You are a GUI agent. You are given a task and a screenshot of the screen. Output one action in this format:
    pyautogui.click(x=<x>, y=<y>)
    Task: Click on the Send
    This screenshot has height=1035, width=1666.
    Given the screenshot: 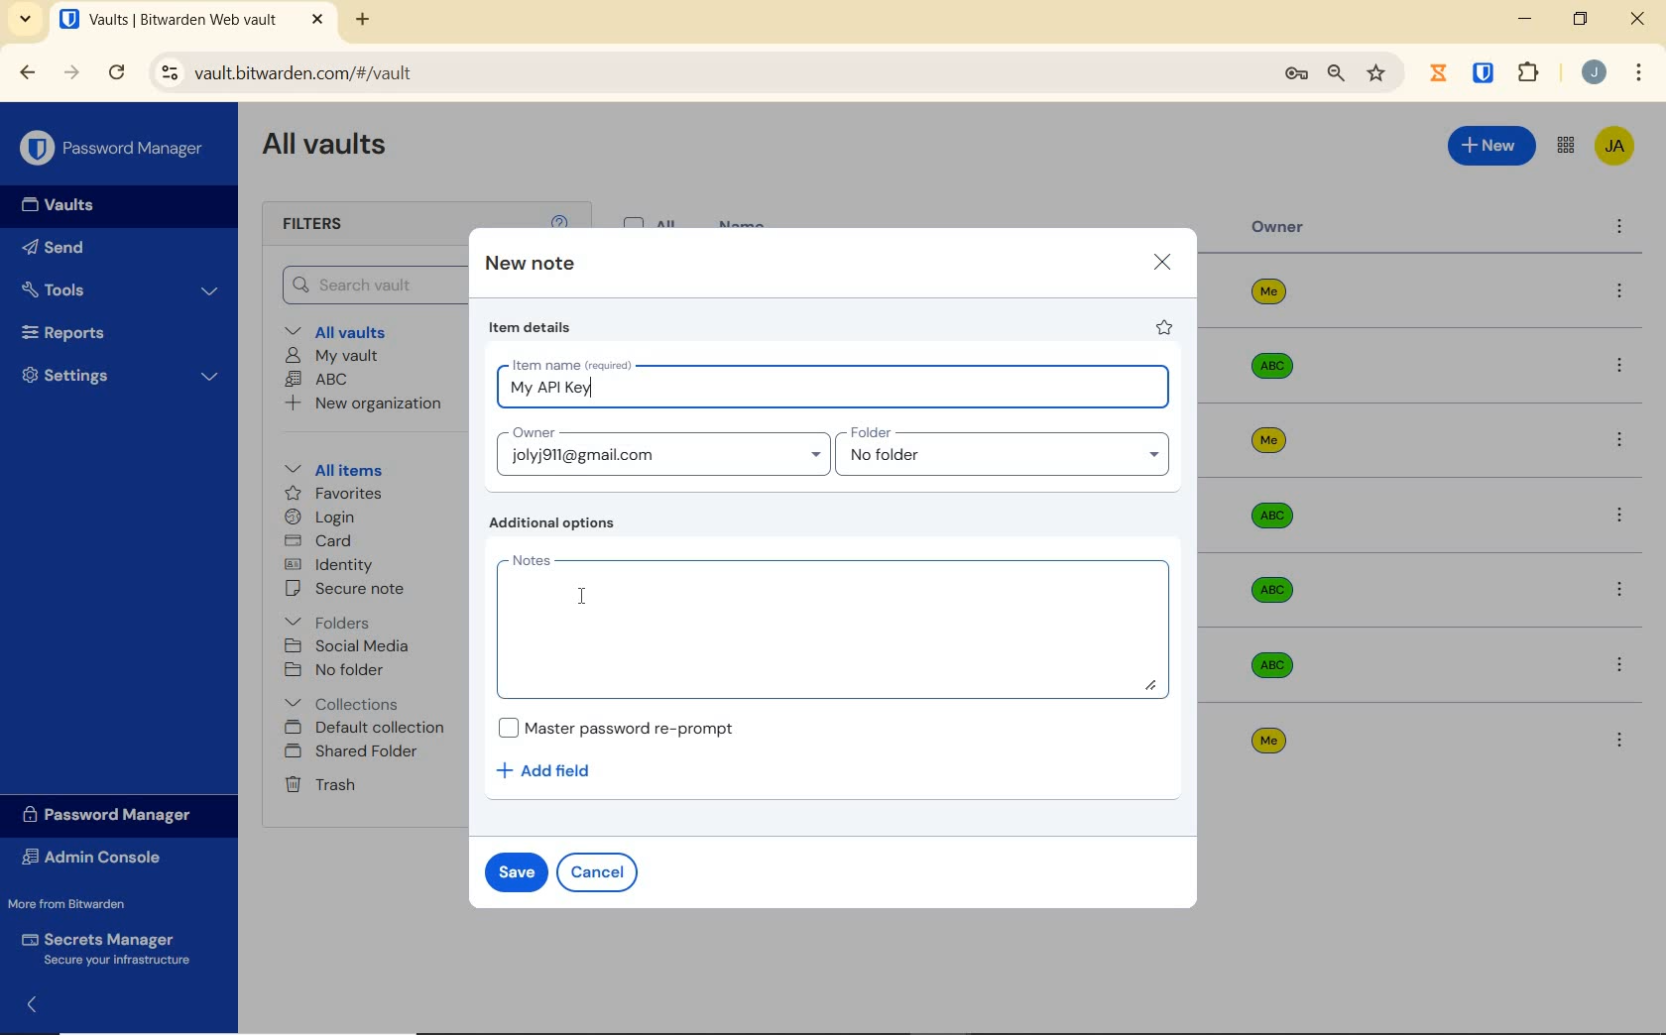 What is the action you would take?
    pyautogui.click(x=90, y=251)
    